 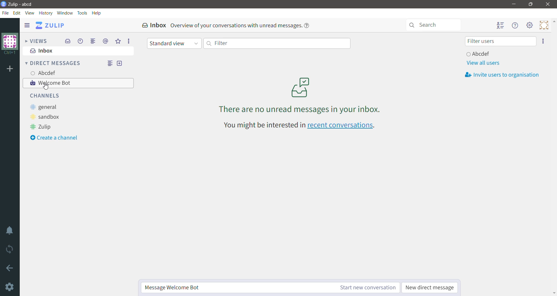 What do you see at coordinates (548, 4) in the screenshot?
I see `Close` at bounding box center [548, 4].